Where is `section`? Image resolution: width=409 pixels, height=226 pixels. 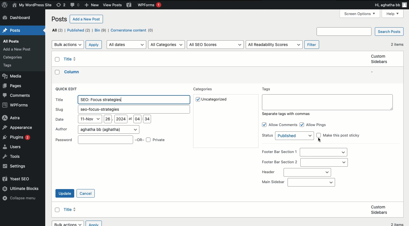 section is located at coordinates (323, 152).